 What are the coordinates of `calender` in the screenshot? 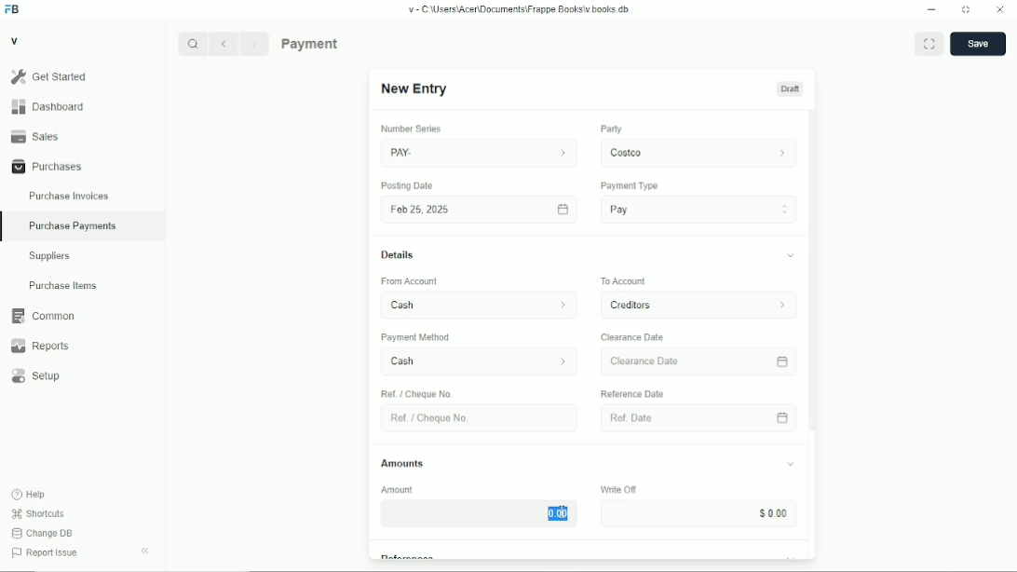 It's located at (784, 417).